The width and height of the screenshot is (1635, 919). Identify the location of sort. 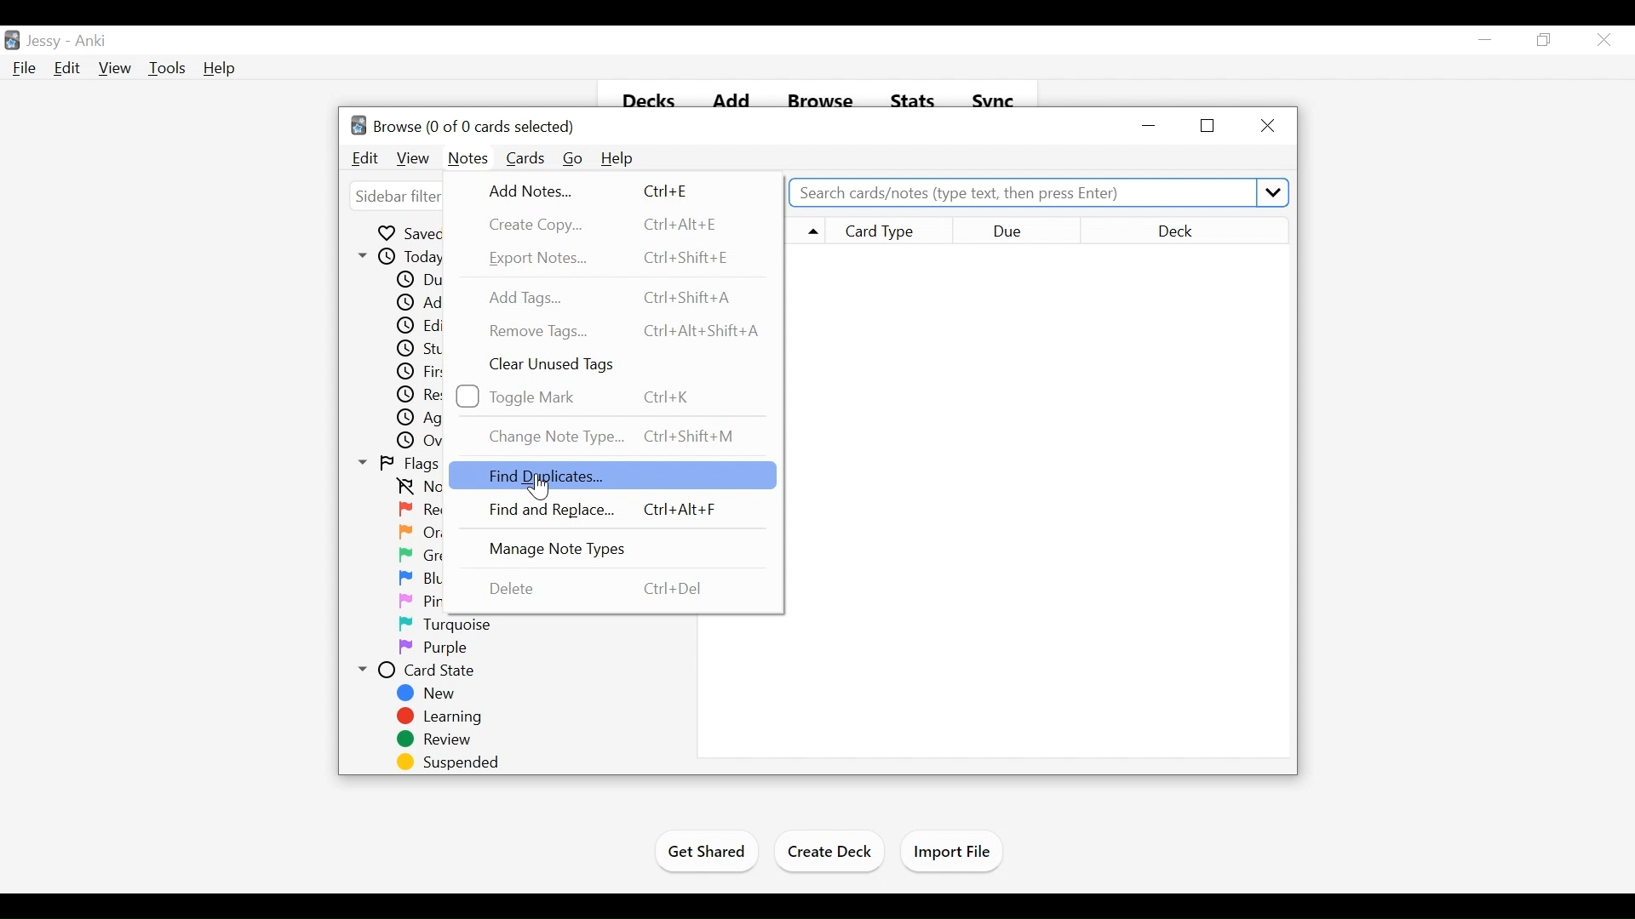
(805, 232).